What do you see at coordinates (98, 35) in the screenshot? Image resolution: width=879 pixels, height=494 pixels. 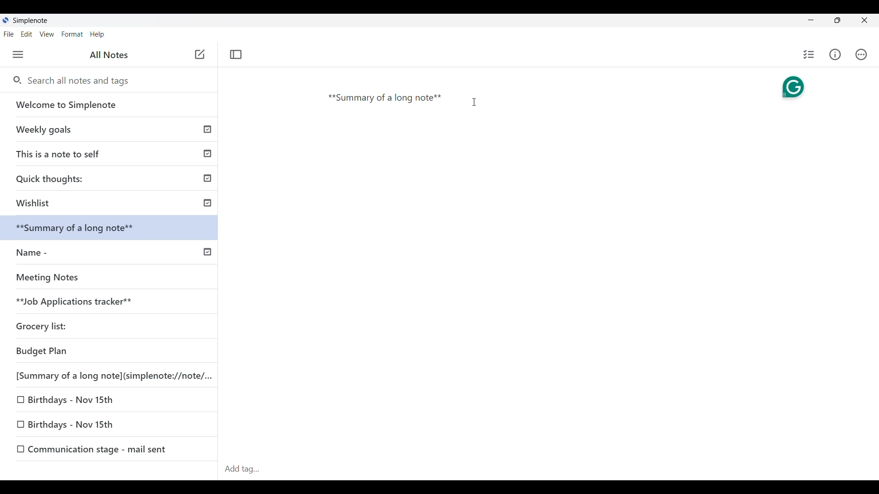 I see `Help` at bounding box center [98, 35].